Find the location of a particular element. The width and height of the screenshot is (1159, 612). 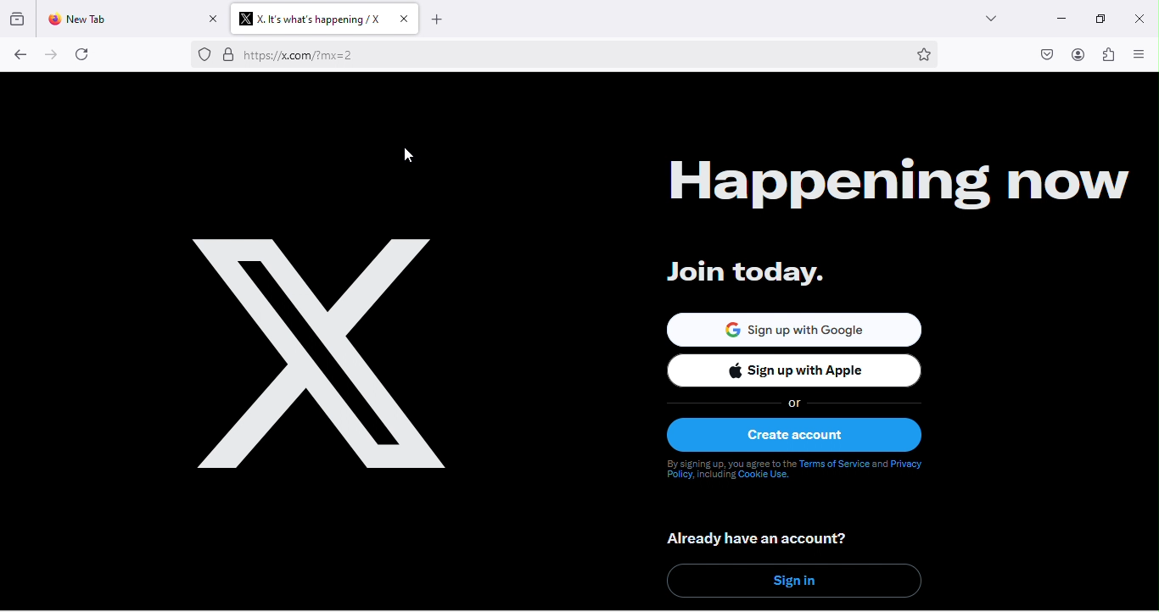

happening now logo is located at coordinates (327, 355).